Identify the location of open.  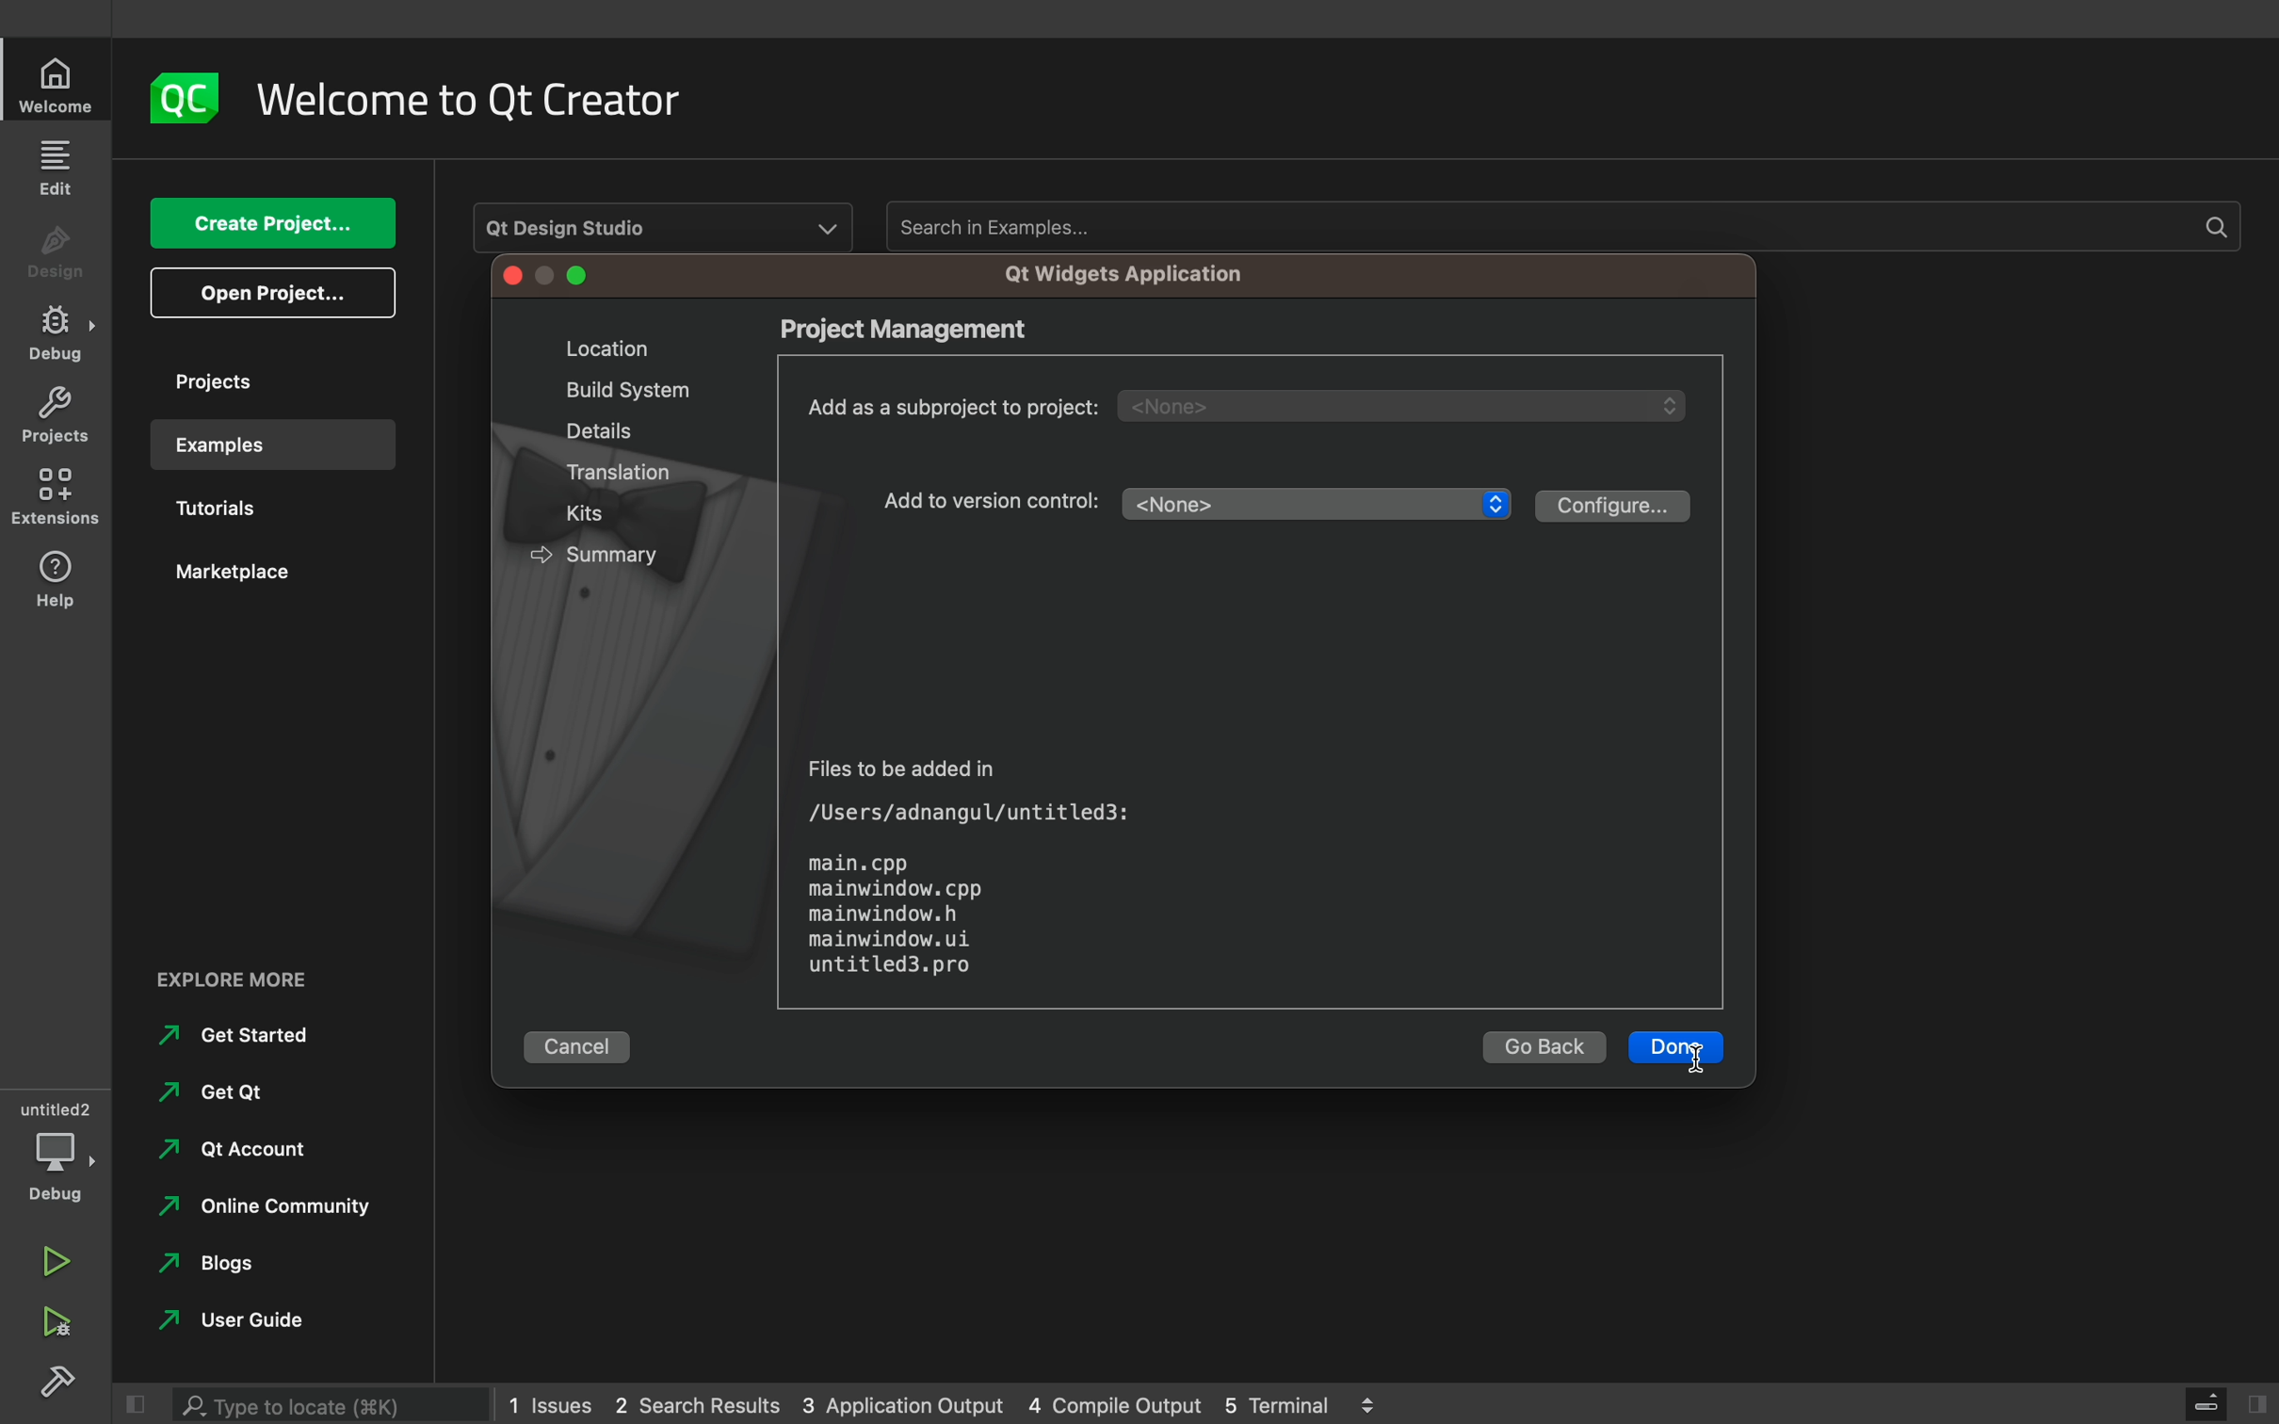
(273, 293).